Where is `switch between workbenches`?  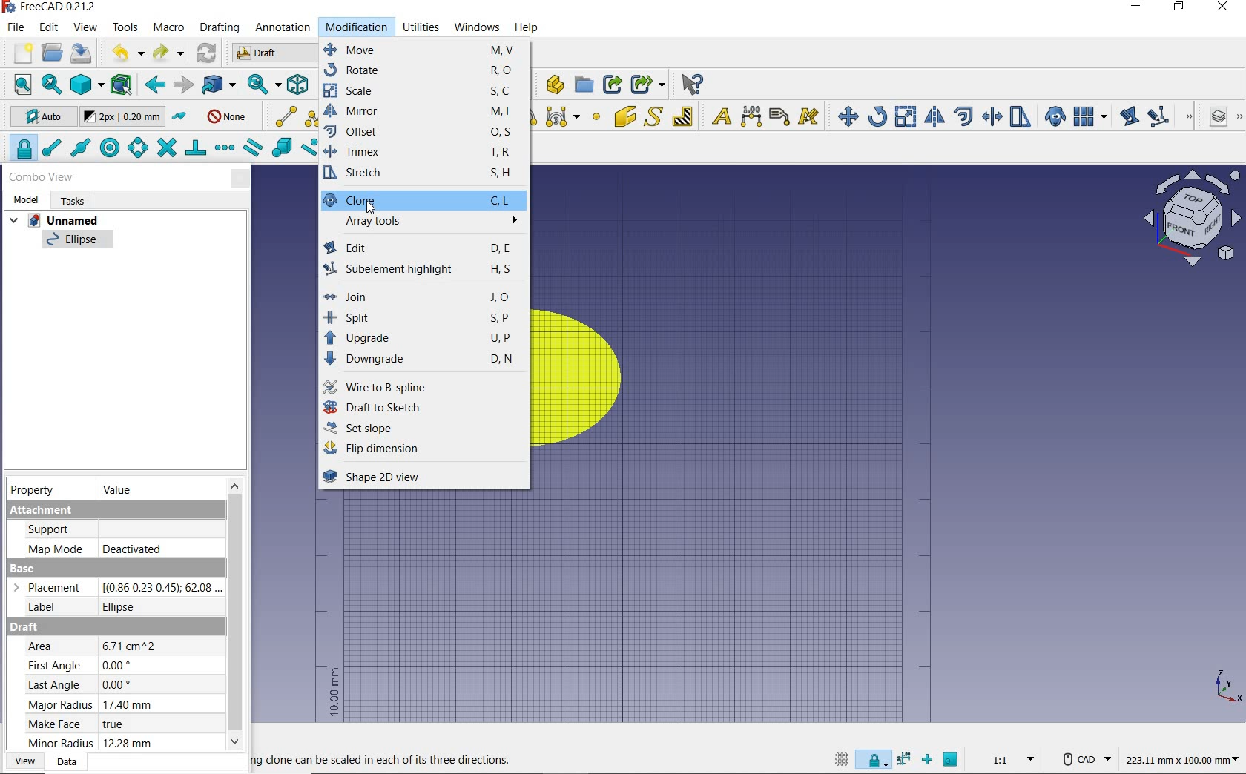
switch between workbenches is located at coordinates (271, 53).